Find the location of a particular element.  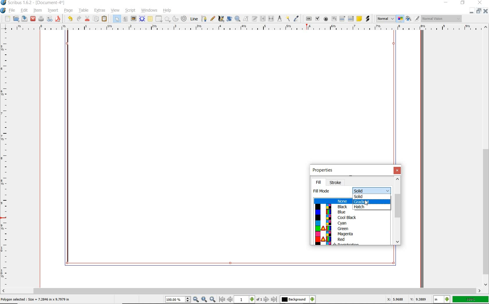

close is located at coordinates (480, 3).